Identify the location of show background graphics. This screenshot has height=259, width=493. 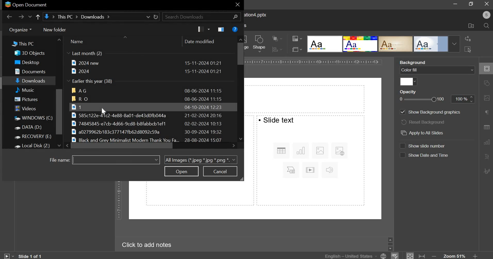
(434, 112).